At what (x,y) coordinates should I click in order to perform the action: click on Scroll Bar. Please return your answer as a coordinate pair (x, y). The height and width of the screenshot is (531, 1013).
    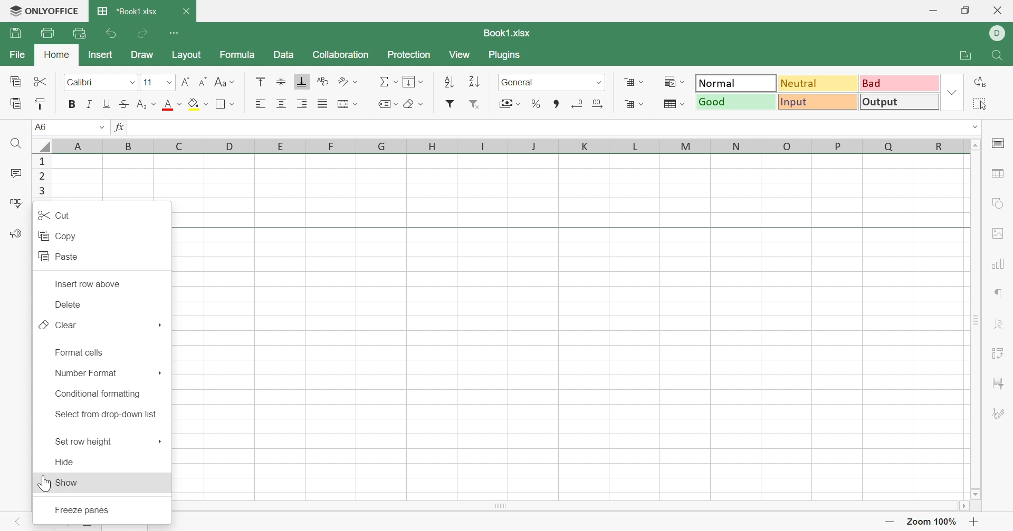
    Looking at the image, I should click on (502, 508).